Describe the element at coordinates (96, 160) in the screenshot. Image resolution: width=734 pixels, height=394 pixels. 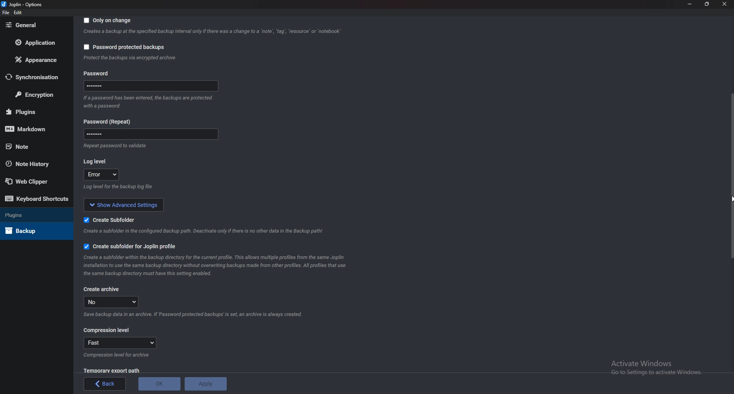
I see `Log level` at that location.